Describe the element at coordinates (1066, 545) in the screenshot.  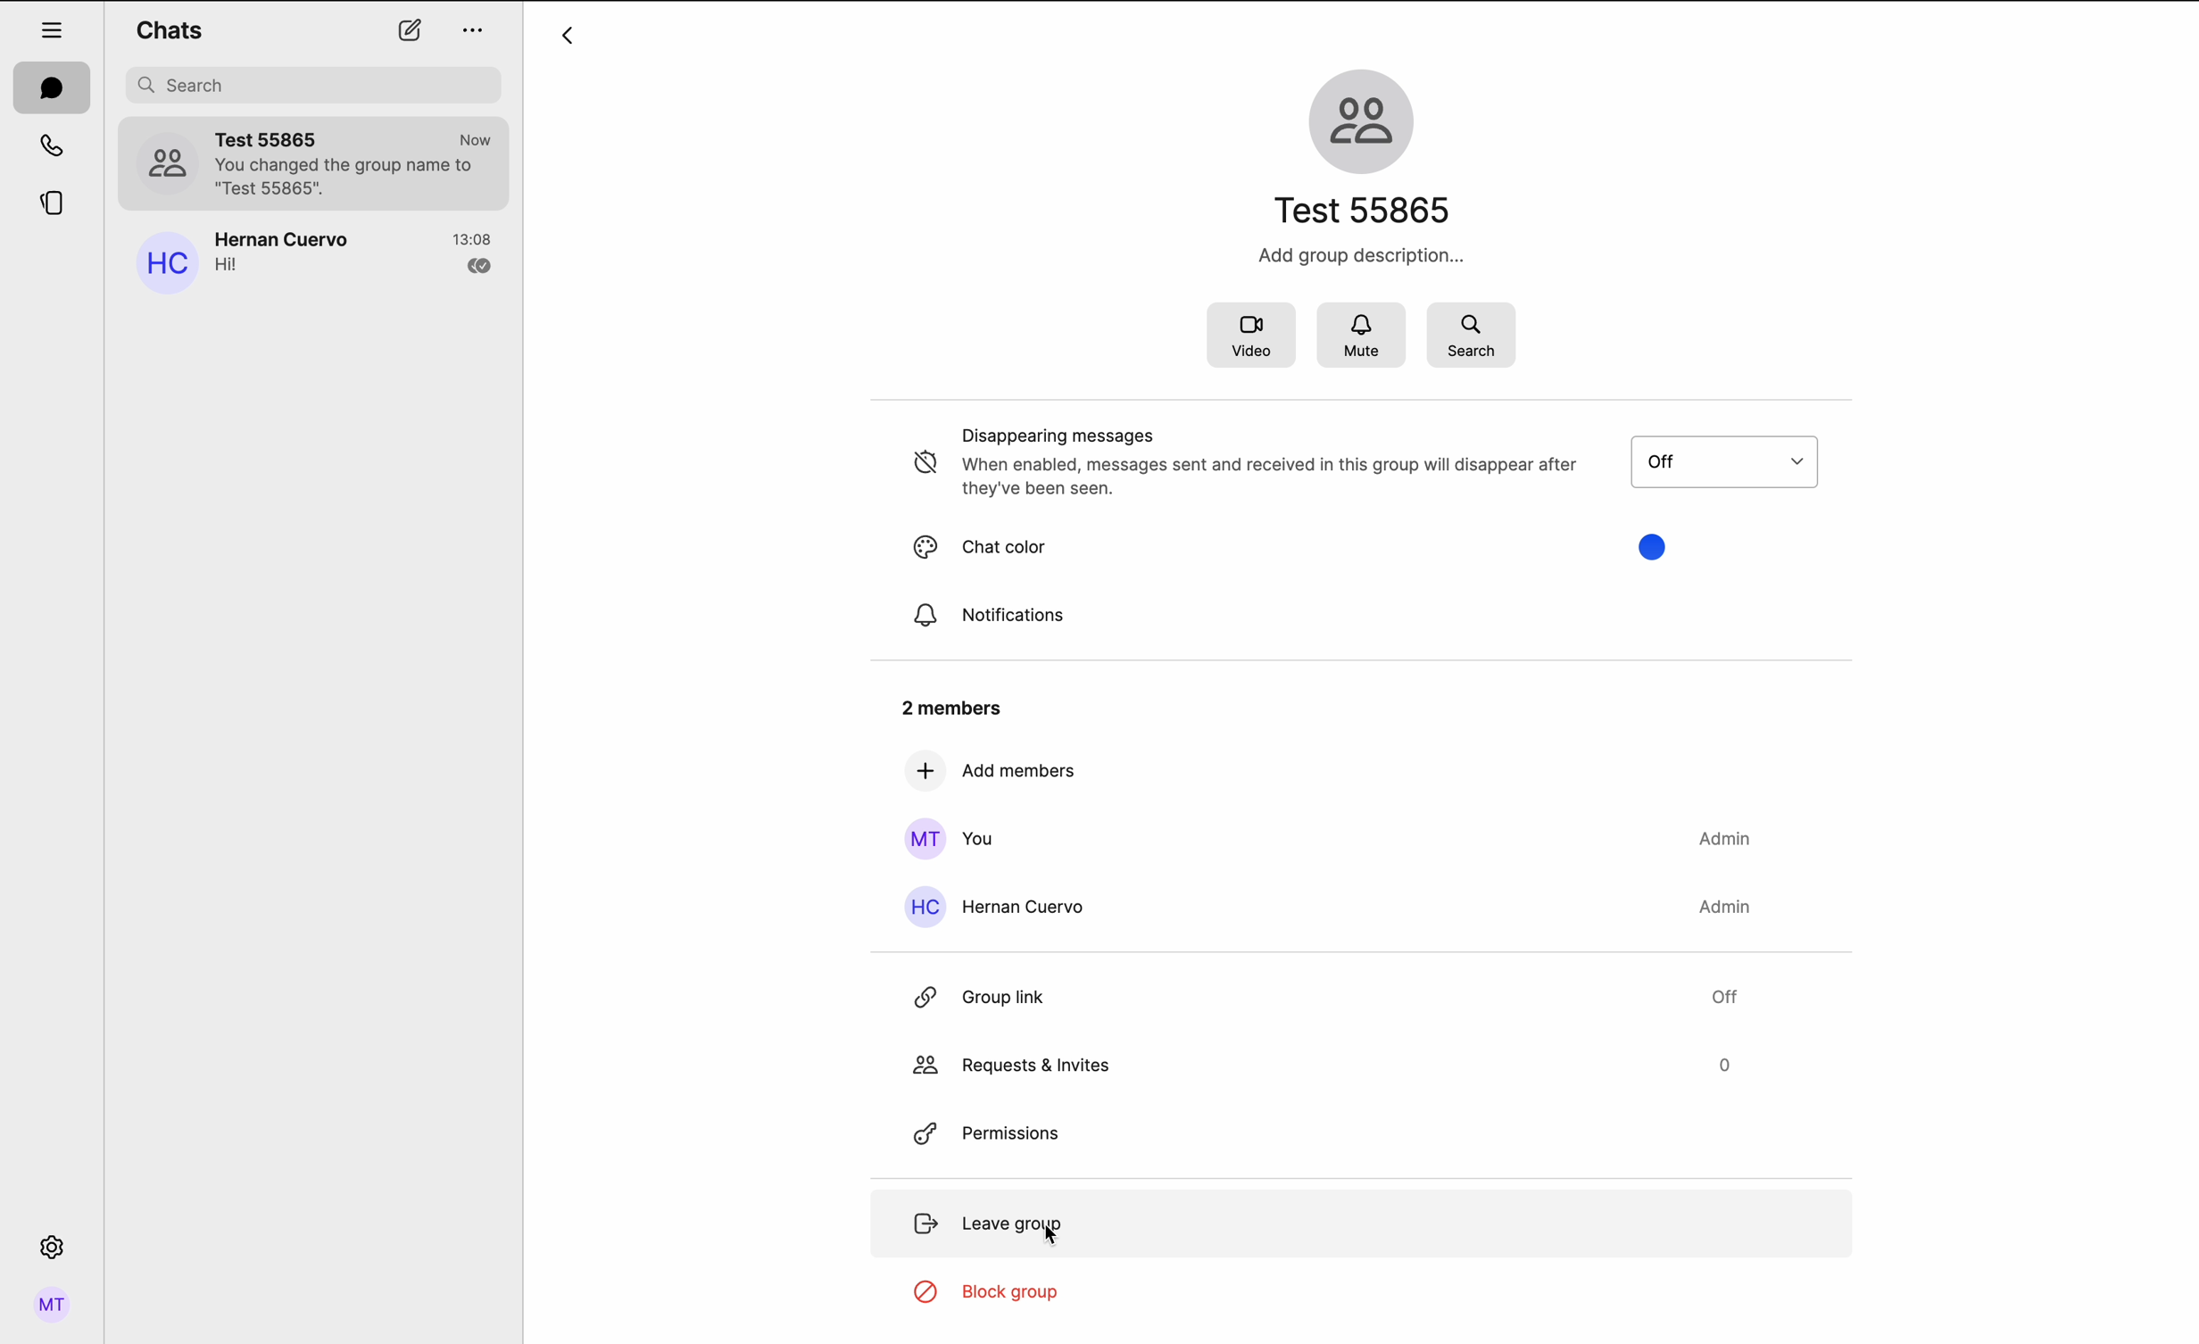
I see `blue chat color` at that location.